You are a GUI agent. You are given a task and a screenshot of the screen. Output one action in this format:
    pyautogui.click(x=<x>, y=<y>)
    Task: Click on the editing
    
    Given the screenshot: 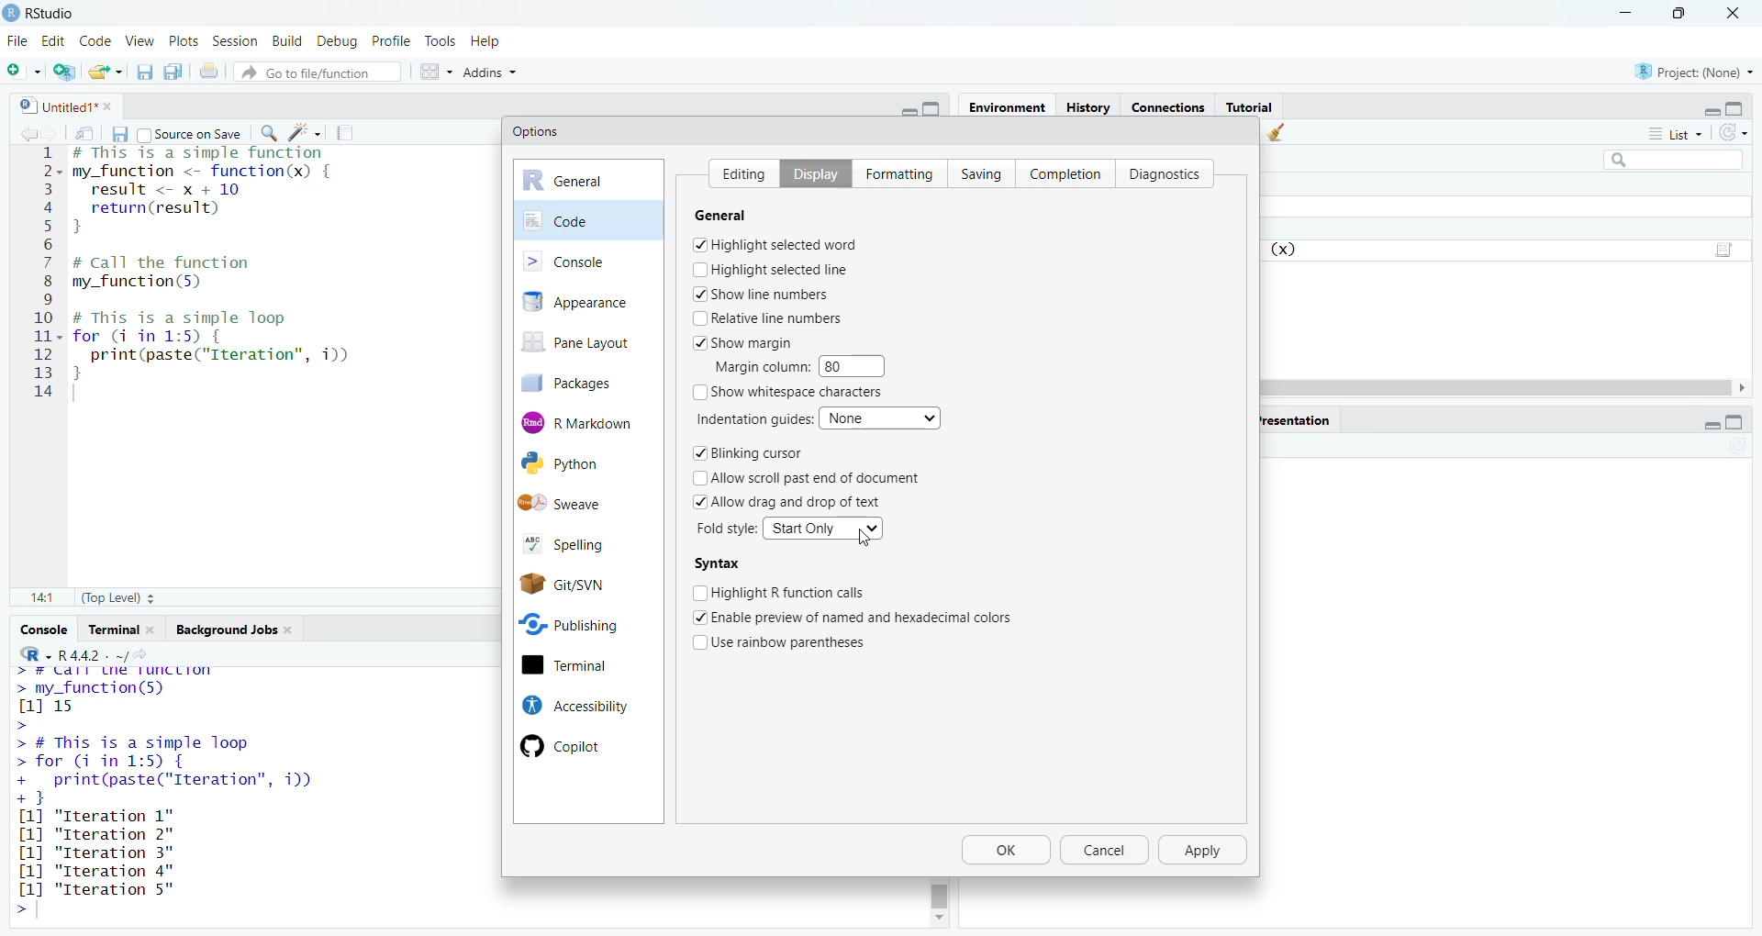 What is the action you would take?
    pyautogui.click(x=738, y=171)
    